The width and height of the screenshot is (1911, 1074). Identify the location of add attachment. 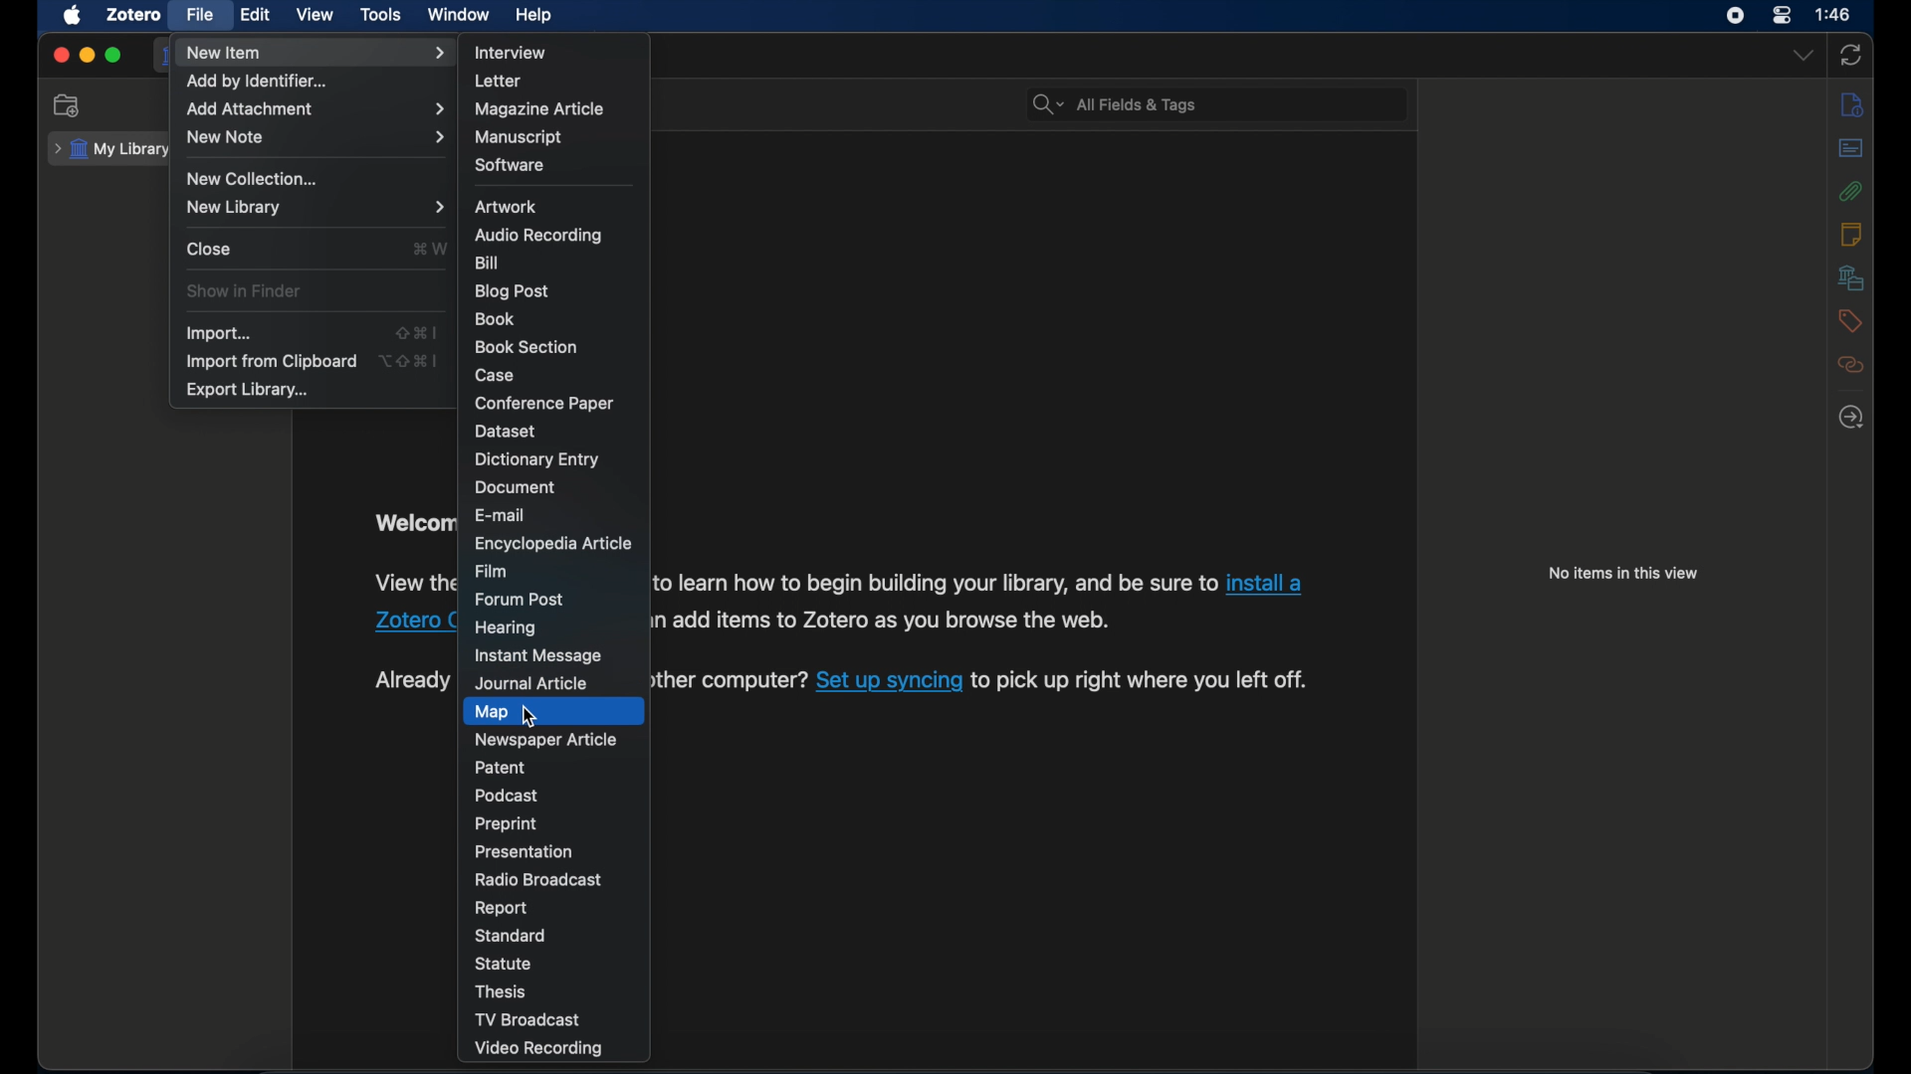
(315, 109).